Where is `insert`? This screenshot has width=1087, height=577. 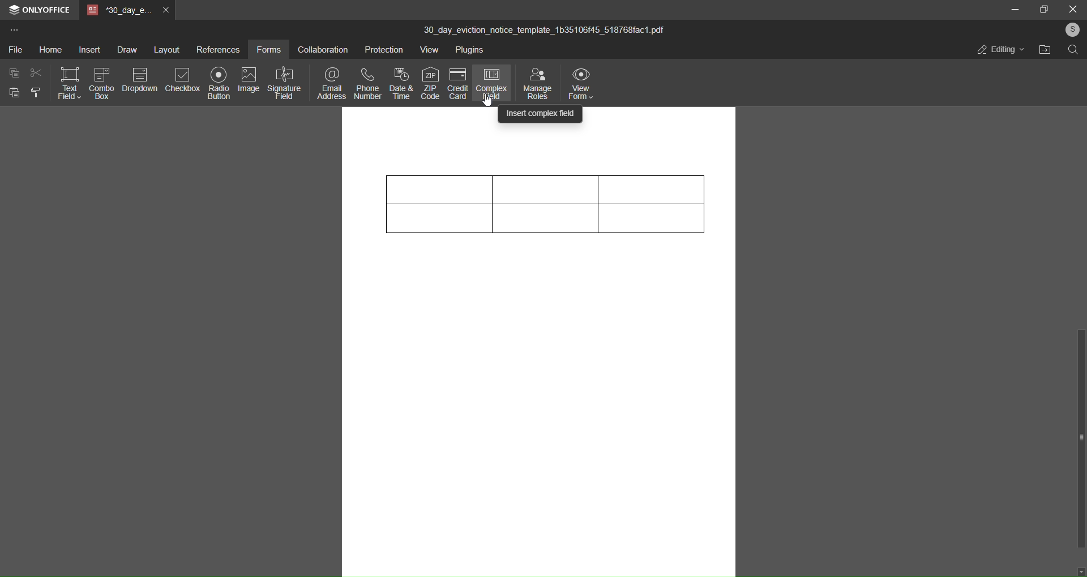 insert is located at coordinates (89, 50).